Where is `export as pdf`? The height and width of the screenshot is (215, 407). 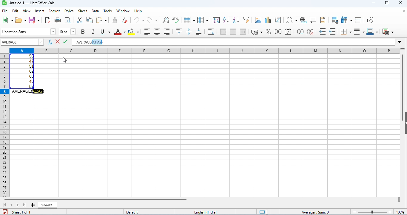
export as pdf is located at coordinates (48, 20).